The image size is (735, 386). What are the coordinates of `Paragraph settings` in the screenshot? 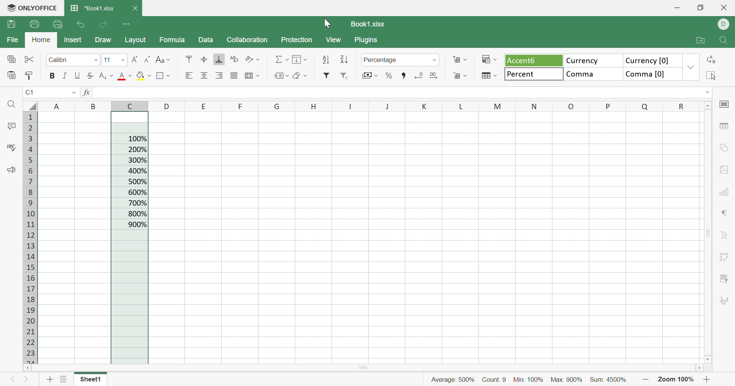 It's located at (725, 214).